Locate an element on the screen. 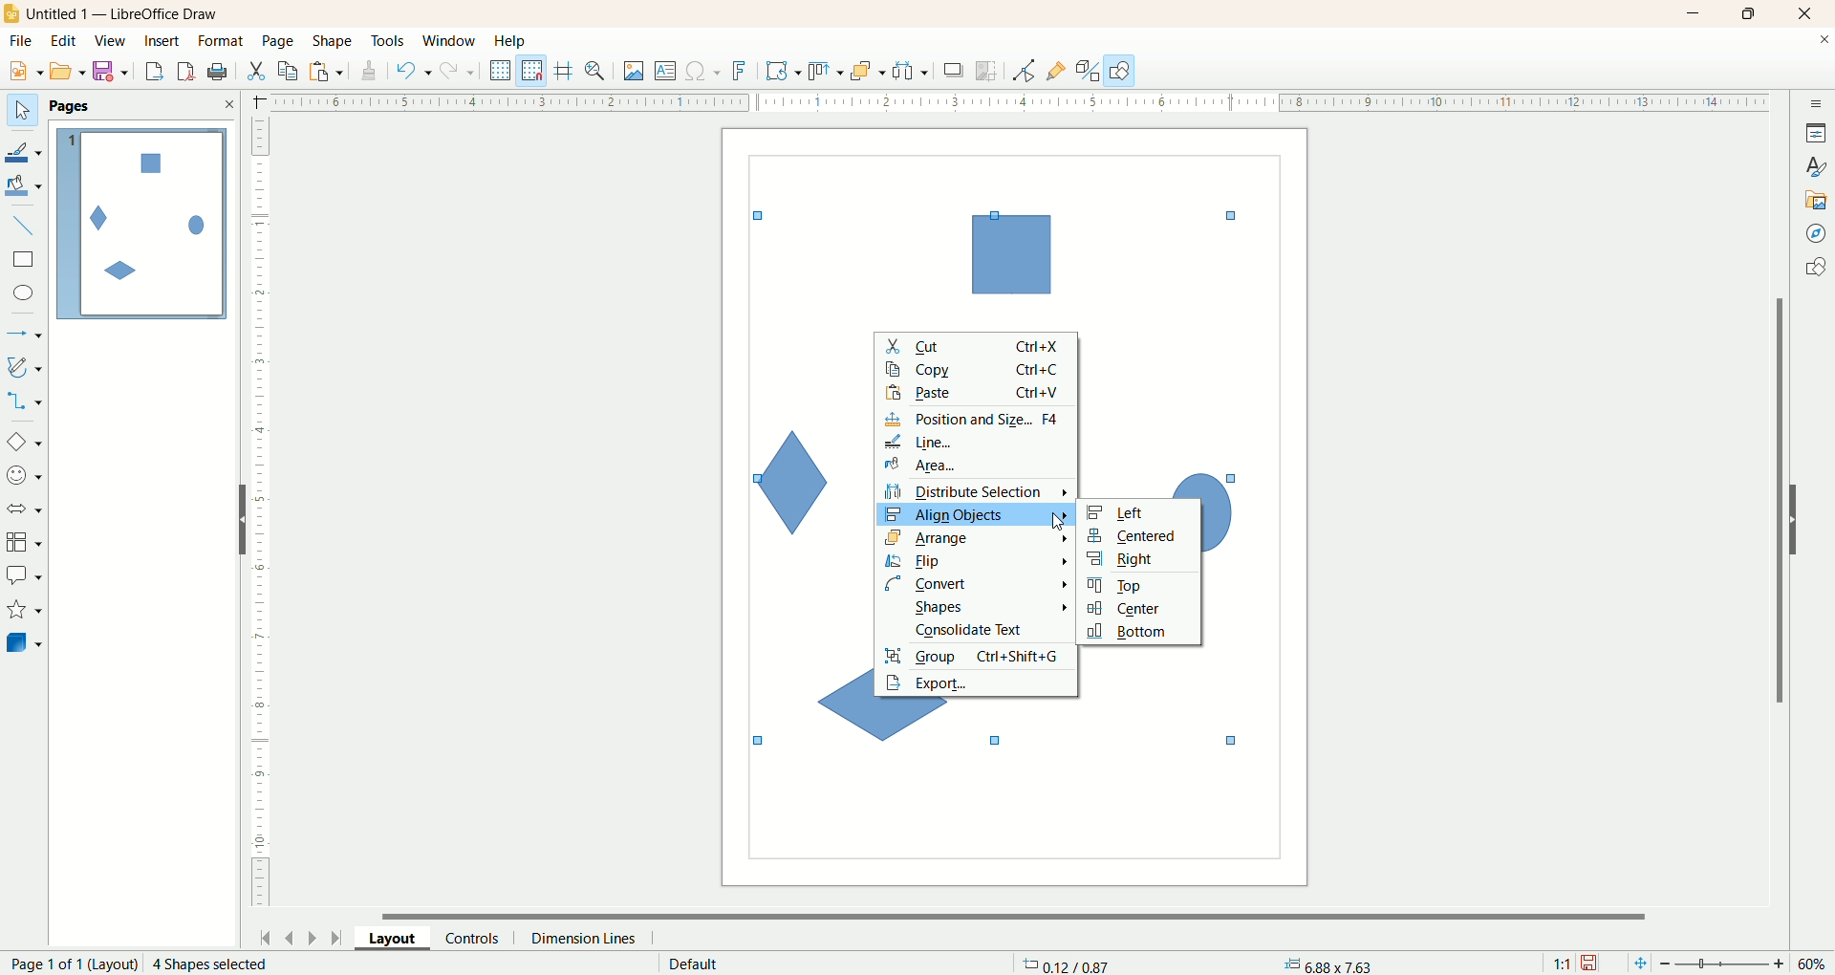  ellipse is located at coordinates (26, 295).